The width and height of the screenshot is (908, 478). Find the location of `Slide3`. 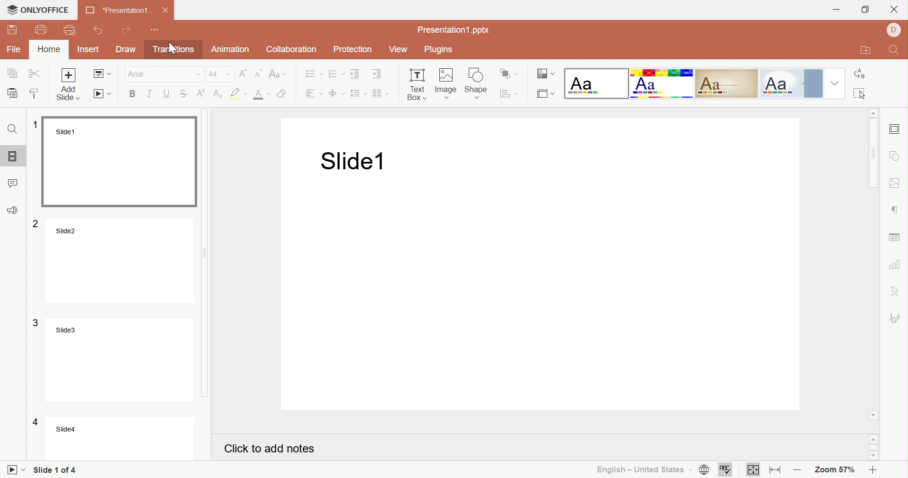

Slide3 is located at coordinates (112, 358).